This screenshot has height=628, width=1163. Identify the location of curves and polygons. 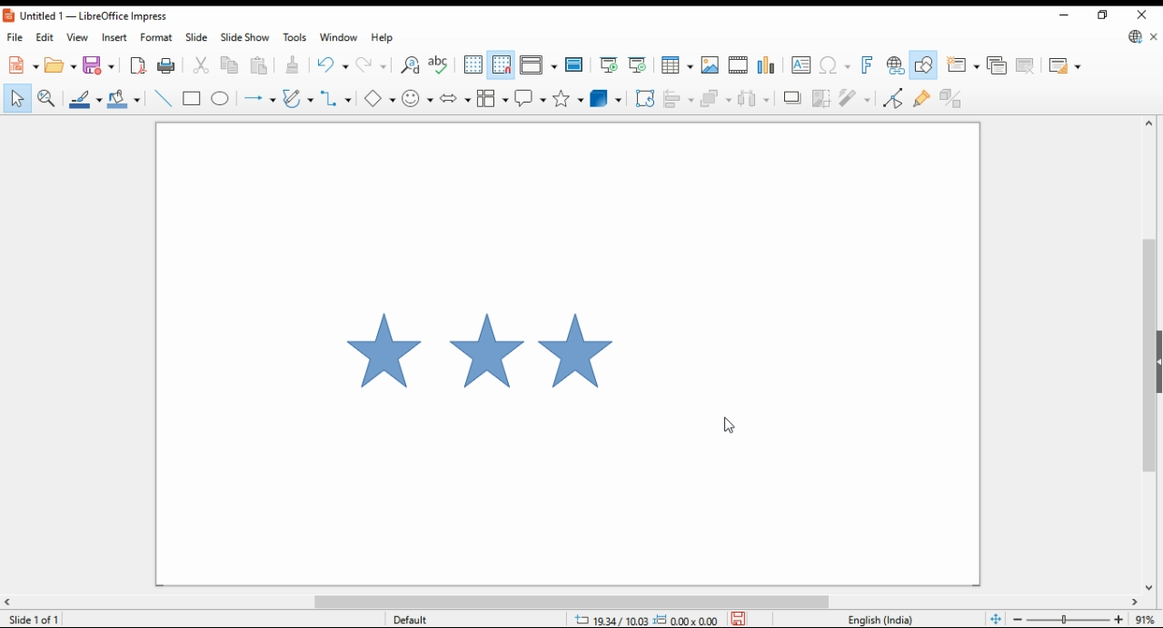
(298, 97).